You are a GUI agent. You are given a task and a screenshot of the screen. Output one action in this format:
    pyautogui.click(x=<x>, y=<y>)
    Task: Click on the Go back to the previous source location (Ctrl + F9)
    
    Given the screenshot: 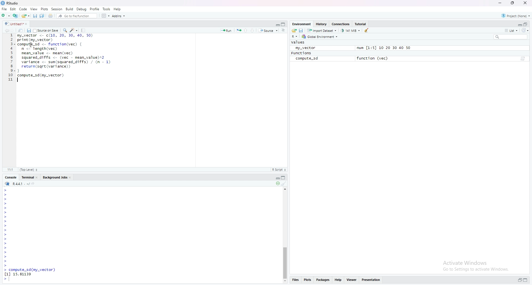 What is the action you would take?
    pyautogui.click(x=9, y=30)
    